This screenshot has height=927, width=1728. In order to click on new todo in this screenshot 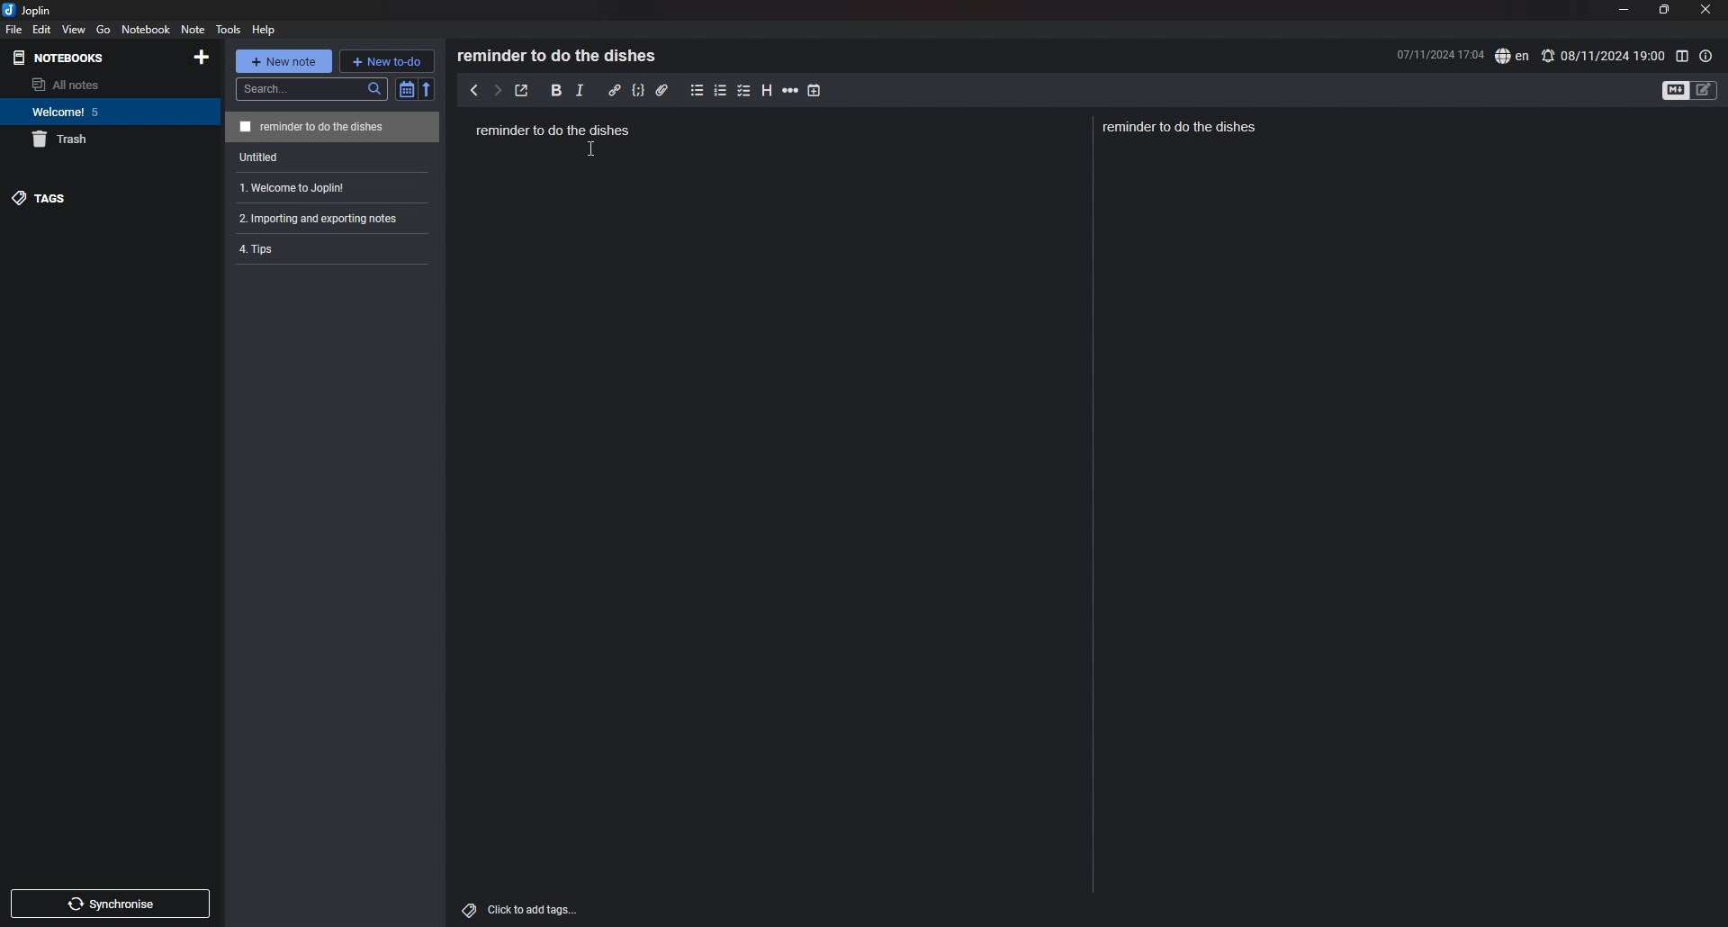, I will do `click(388, 61)`.